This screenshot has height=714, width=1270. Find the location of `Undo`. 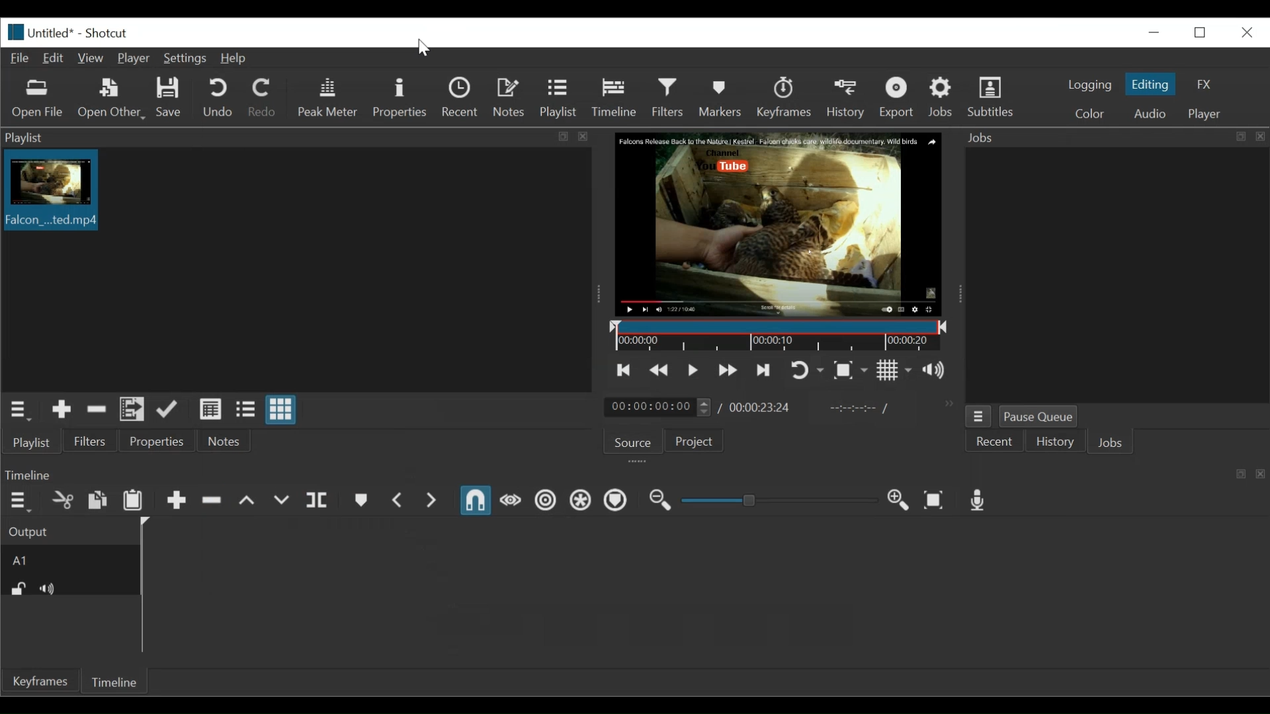

Undo is located at coordinates (216, 98).